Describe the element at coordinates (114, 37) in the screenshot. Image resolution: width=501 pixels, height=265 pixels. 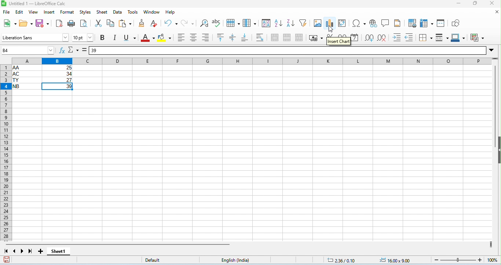
I see `italics` at that location.